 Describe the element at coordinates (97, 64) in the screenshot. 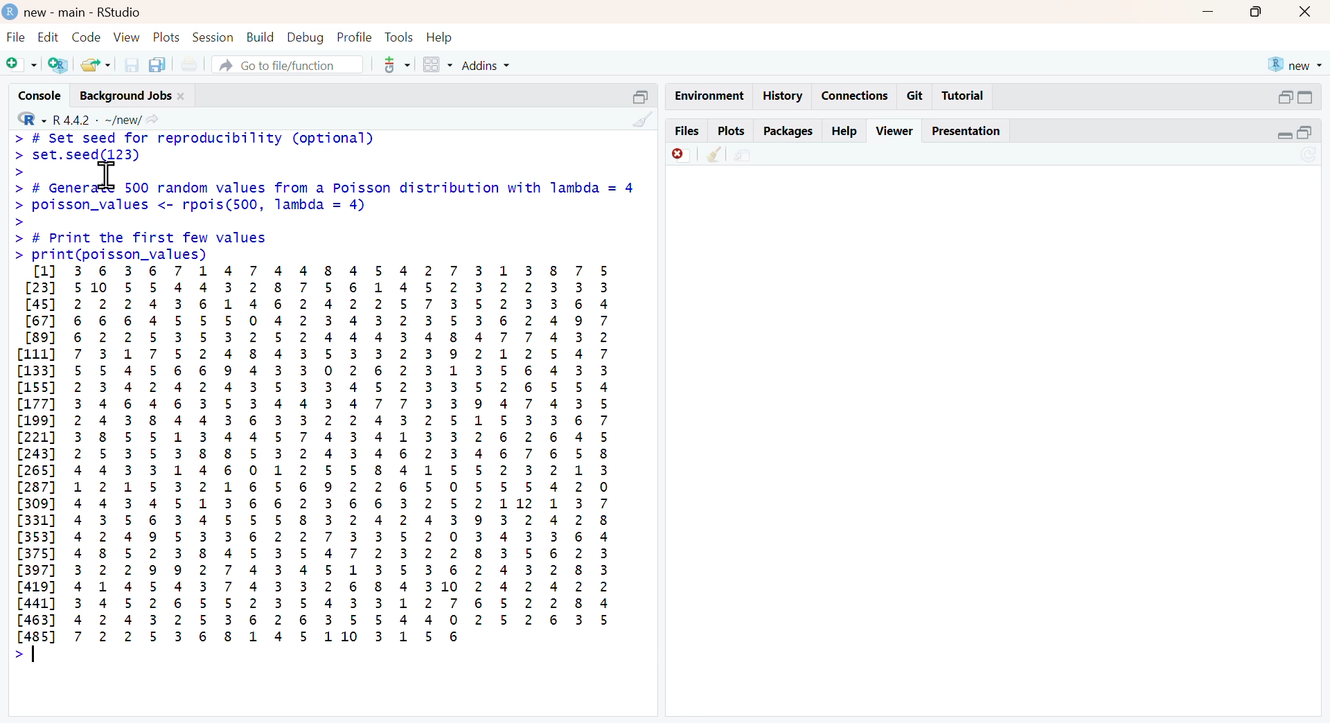

I see `share folder as` at that location.